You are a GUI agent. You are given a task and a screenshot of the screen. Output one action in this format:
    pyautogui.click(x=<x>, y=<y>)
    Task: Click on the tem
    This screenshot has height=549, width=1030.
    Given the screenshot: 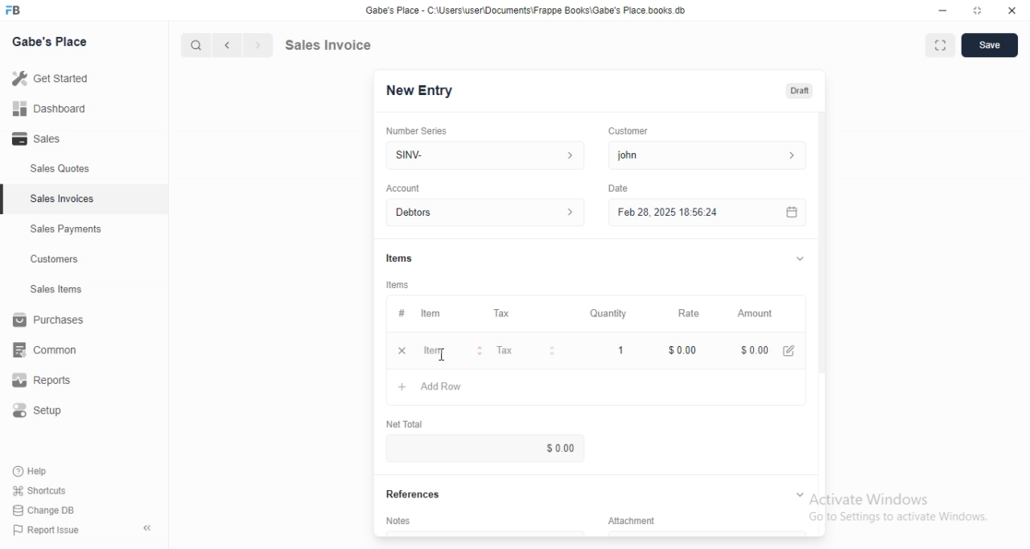 What is the action you would take?
    pyautogui.click(x=435, y=313)
    